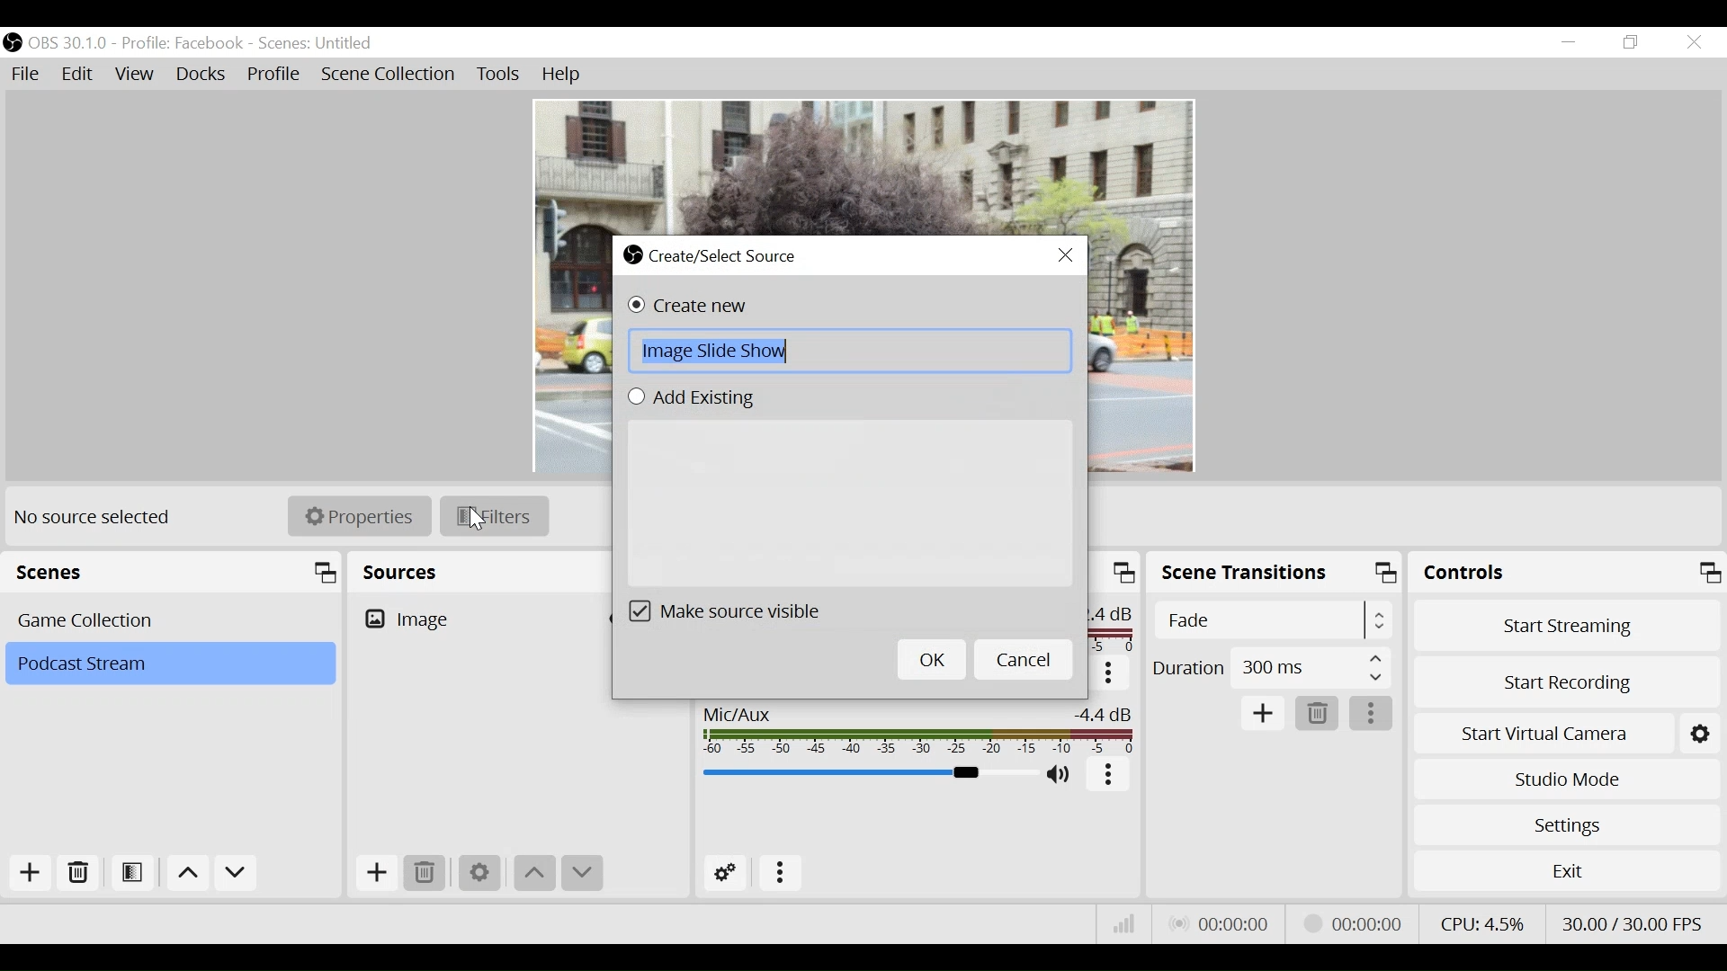  I want to click on Remove, so click(79, 874).